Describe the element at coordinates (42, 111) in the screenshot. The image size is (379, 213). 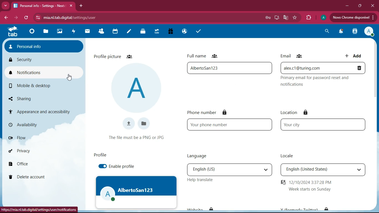
I see `appearance` at that location.